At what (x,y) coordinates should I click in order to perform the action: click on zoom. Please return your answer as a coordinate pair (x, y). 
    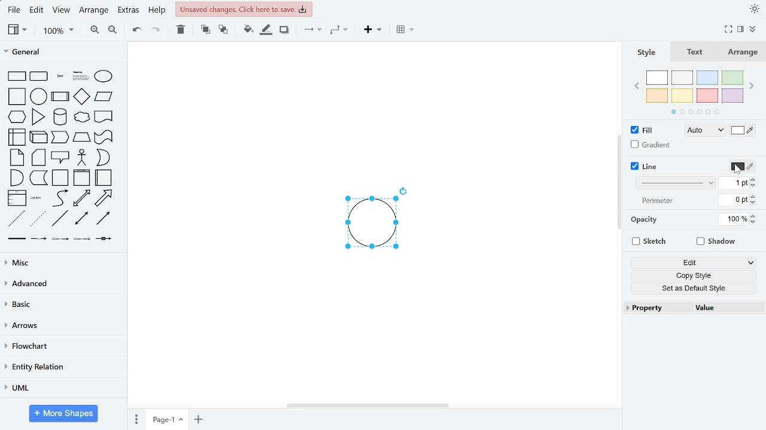
    Looking at the image, I should click on (56, 30).